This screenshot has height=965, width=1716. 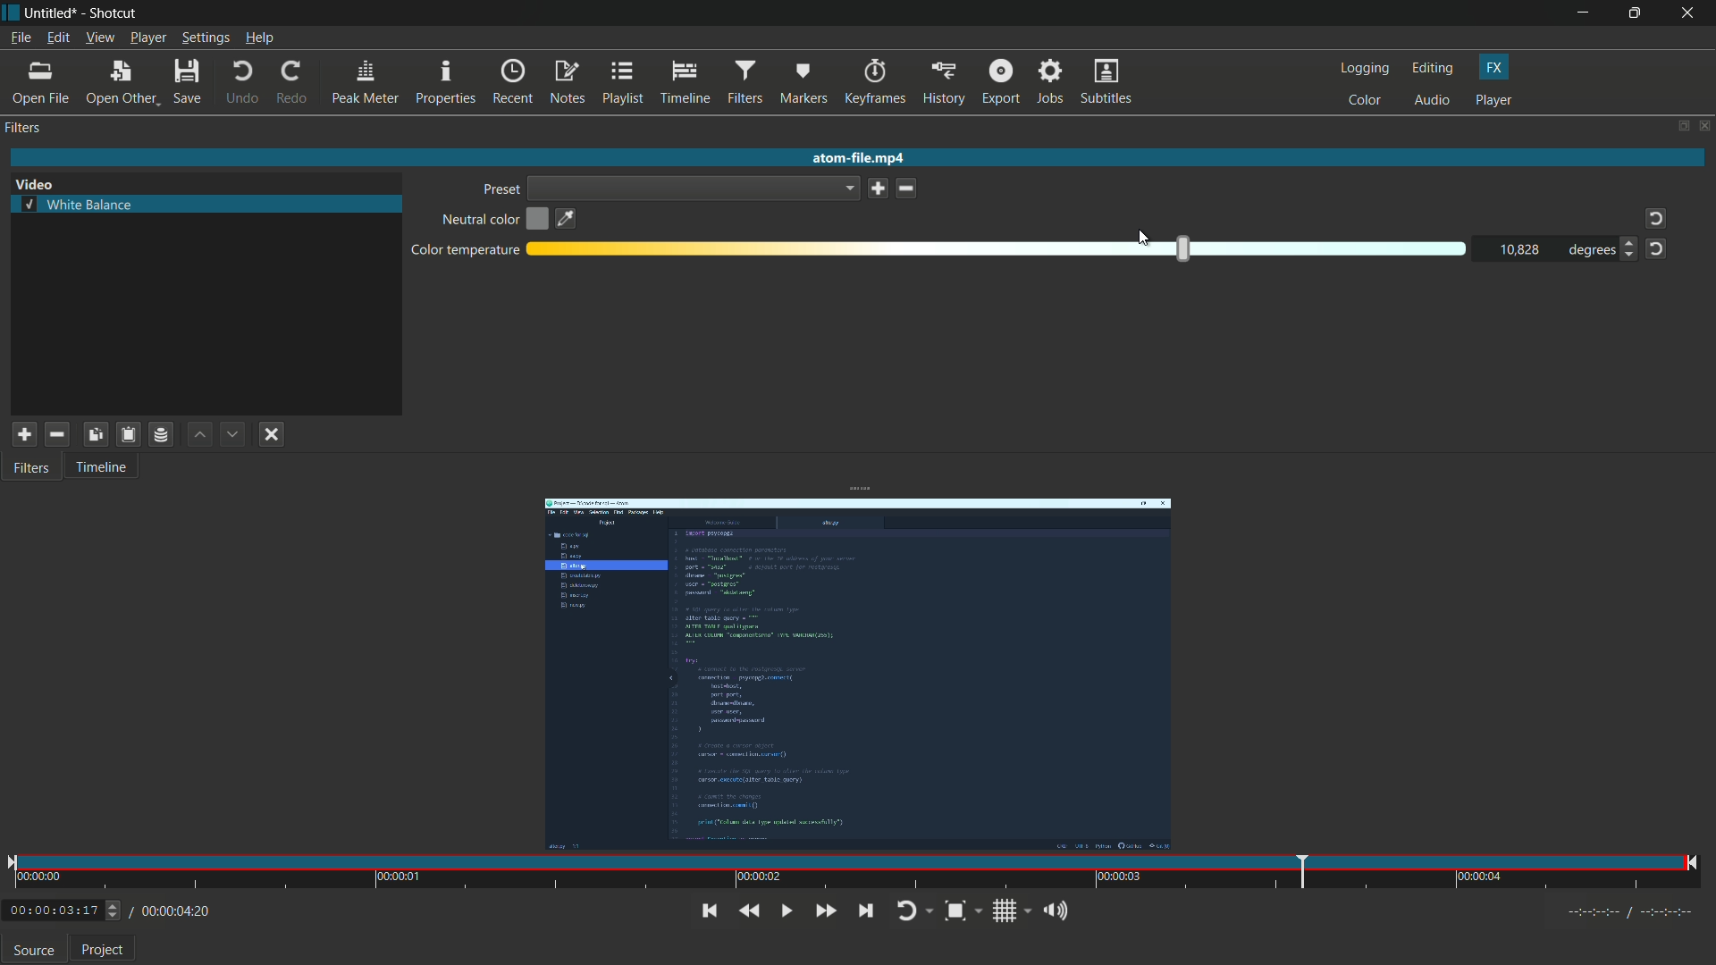 I want to click on minimize, so click(x=1583, y=13).